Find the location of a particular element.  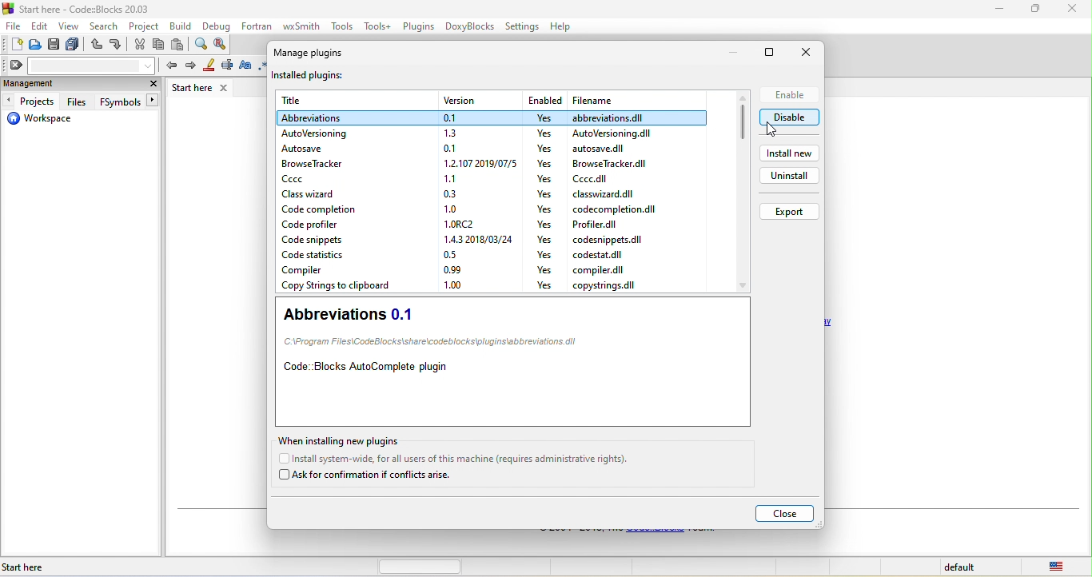

version  is located at coordinates (453, 269).